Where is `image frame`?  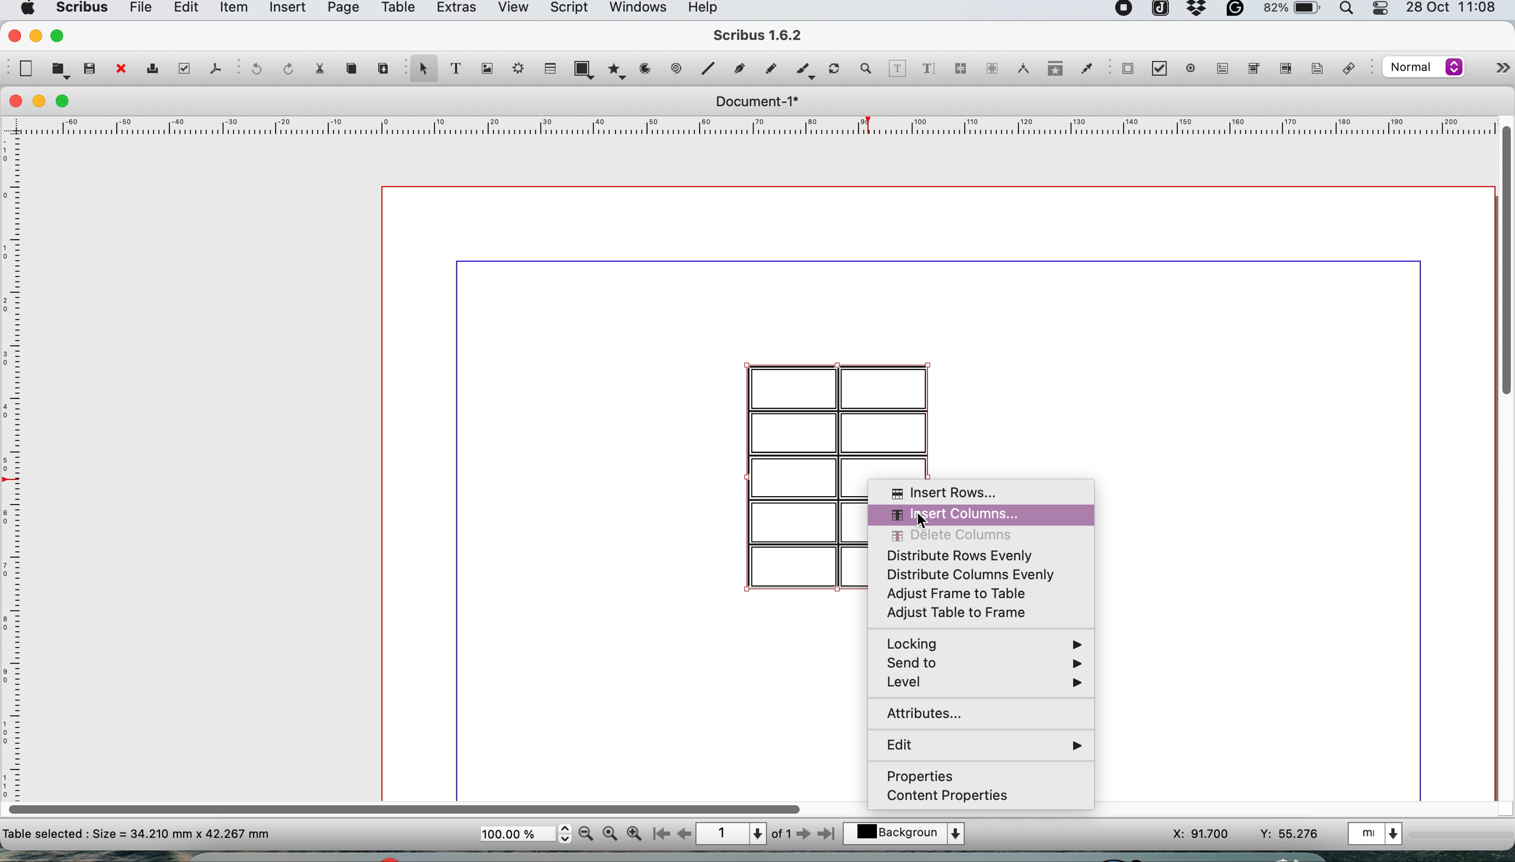 image frame is located at coordinates (485, 69).